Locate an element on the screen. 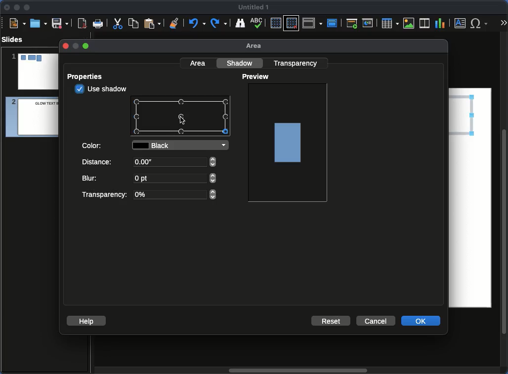 The width and height of the screenshot is (508, 374). Undo is located at coordinates (196, 23).